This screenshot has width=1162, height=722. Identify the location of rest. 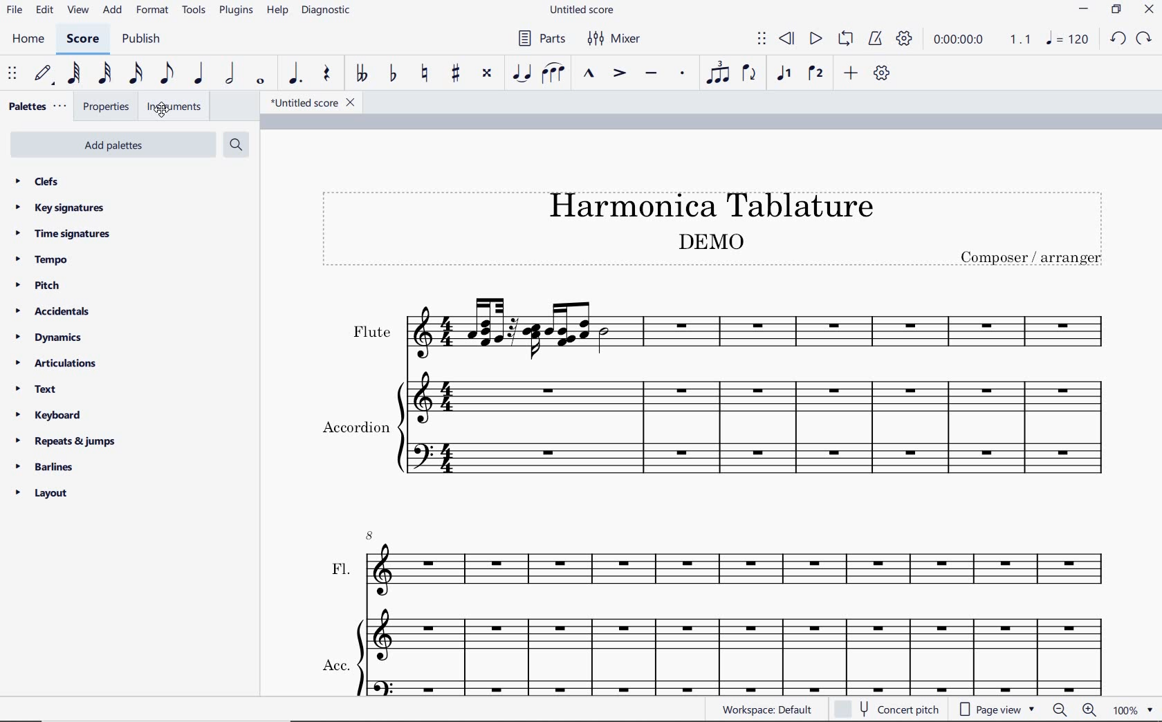
(326, 74).